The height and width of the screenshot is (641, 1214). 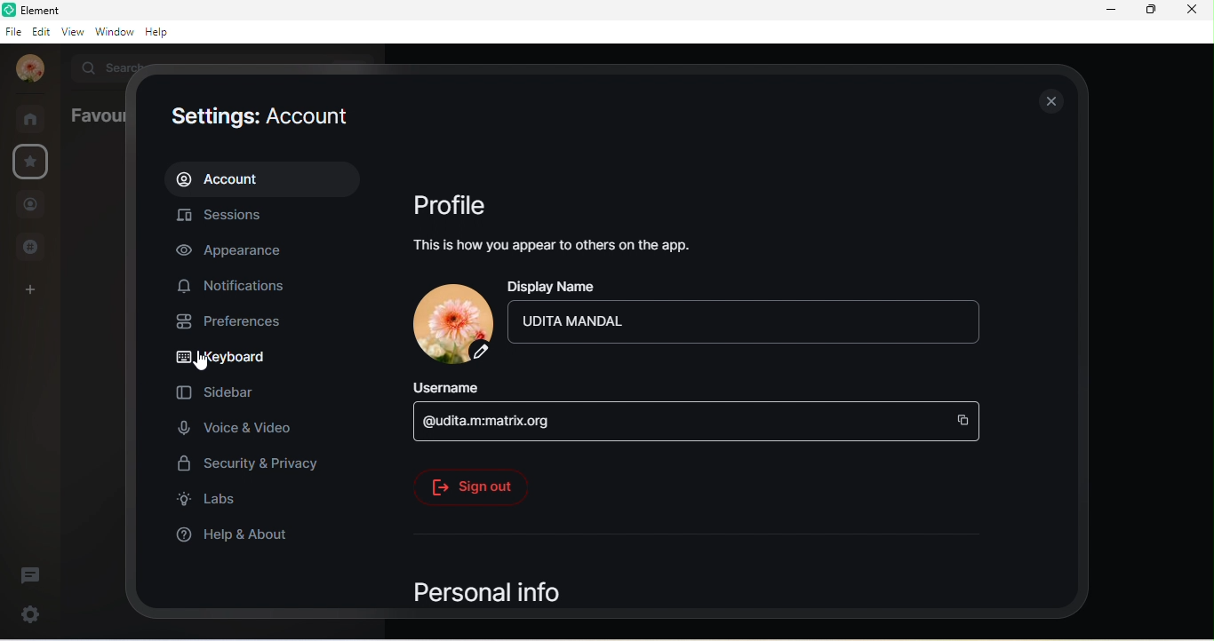 What do you see at coordinates (258, 465) in the screenshot?
I see `security and privacy` at bounding box center [258, 465].